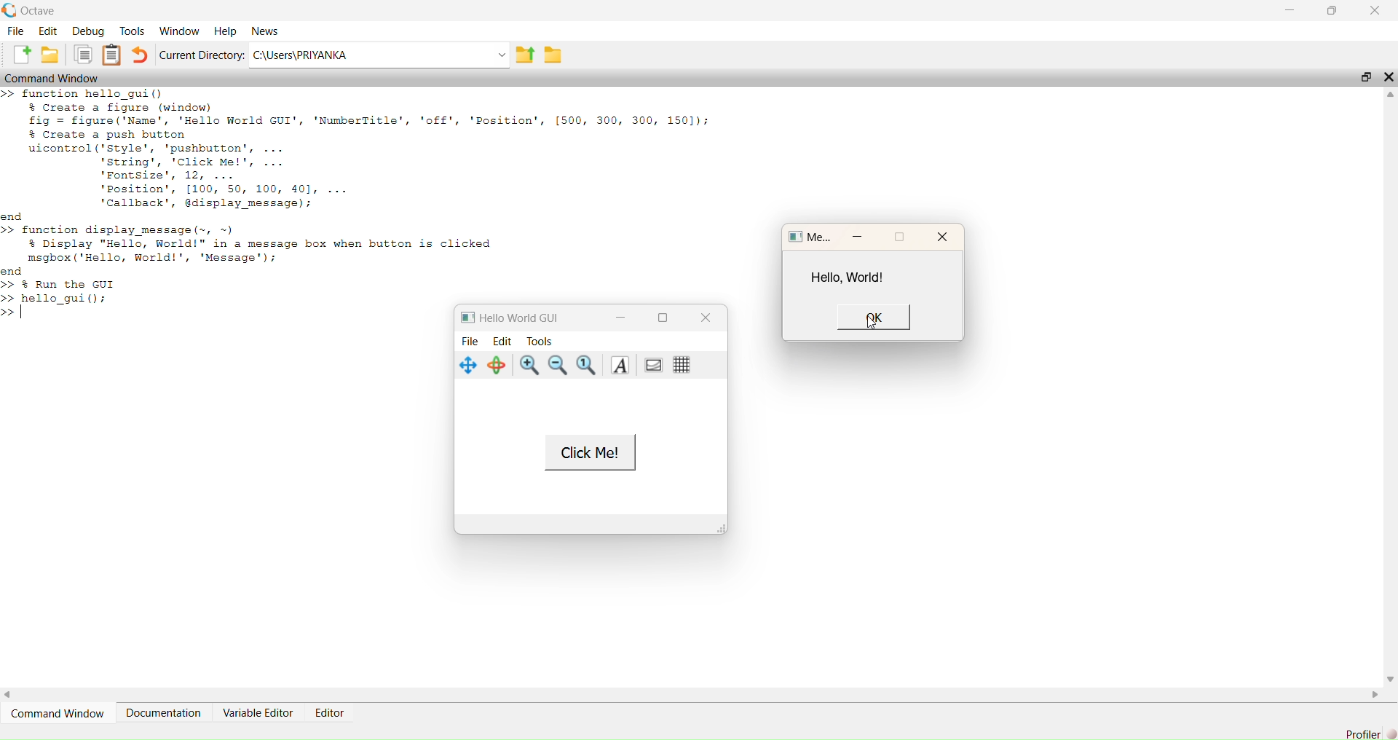 The image size is (1398, 740). What do you see at coordinates (706, 318) in the screenshot?
I see `close` at bounding box center [706, 318].